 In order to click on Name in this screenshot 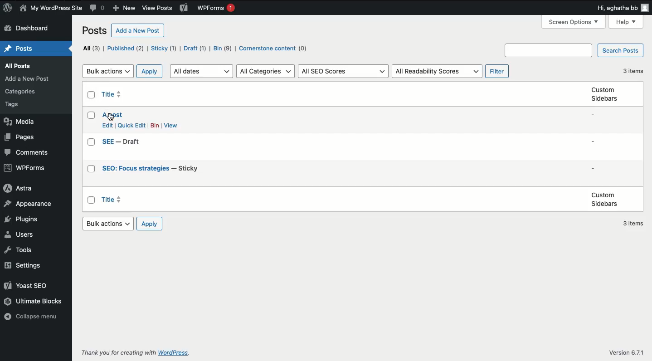, I will do `click(52, 9)`.